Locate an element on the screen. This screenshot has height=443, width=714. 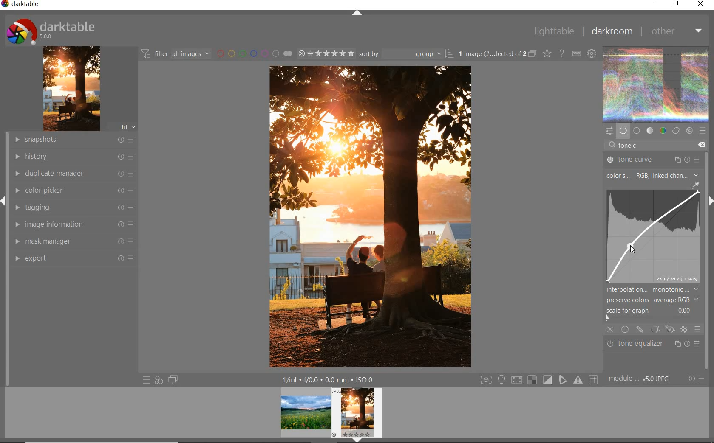
other is located at coordinates (675, 31).